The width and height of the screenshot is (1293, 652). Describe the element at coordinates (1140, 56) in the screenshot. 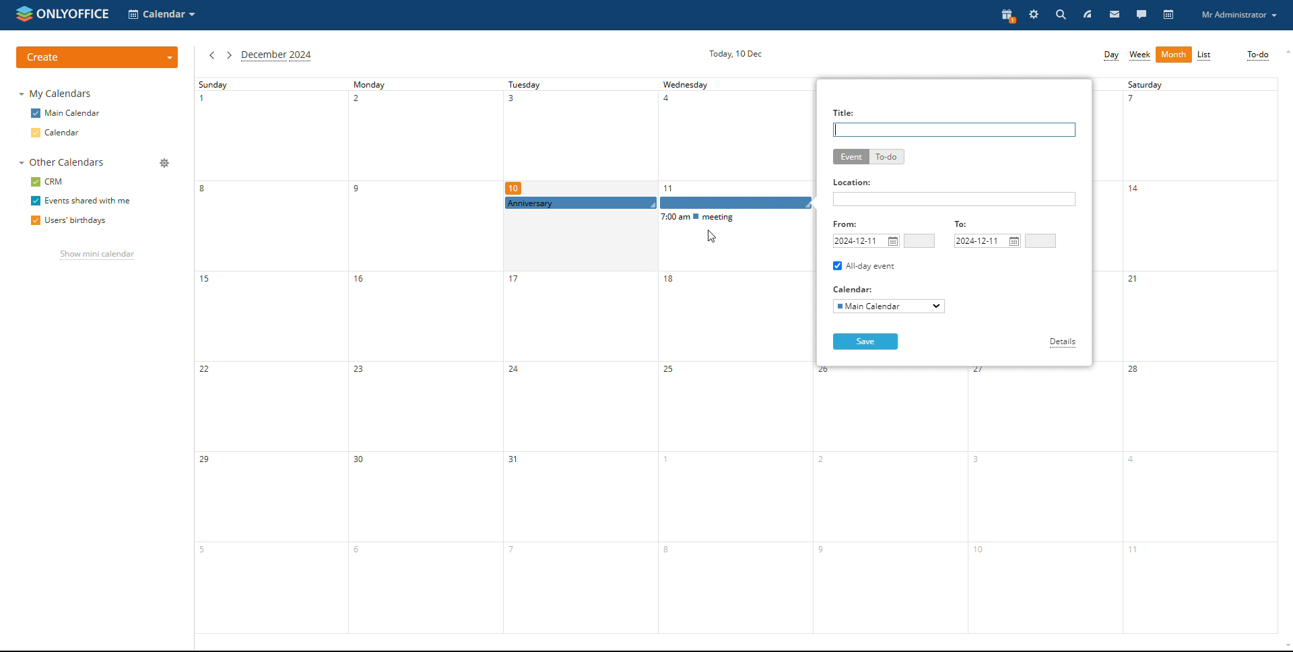

I see `week view` at that location.